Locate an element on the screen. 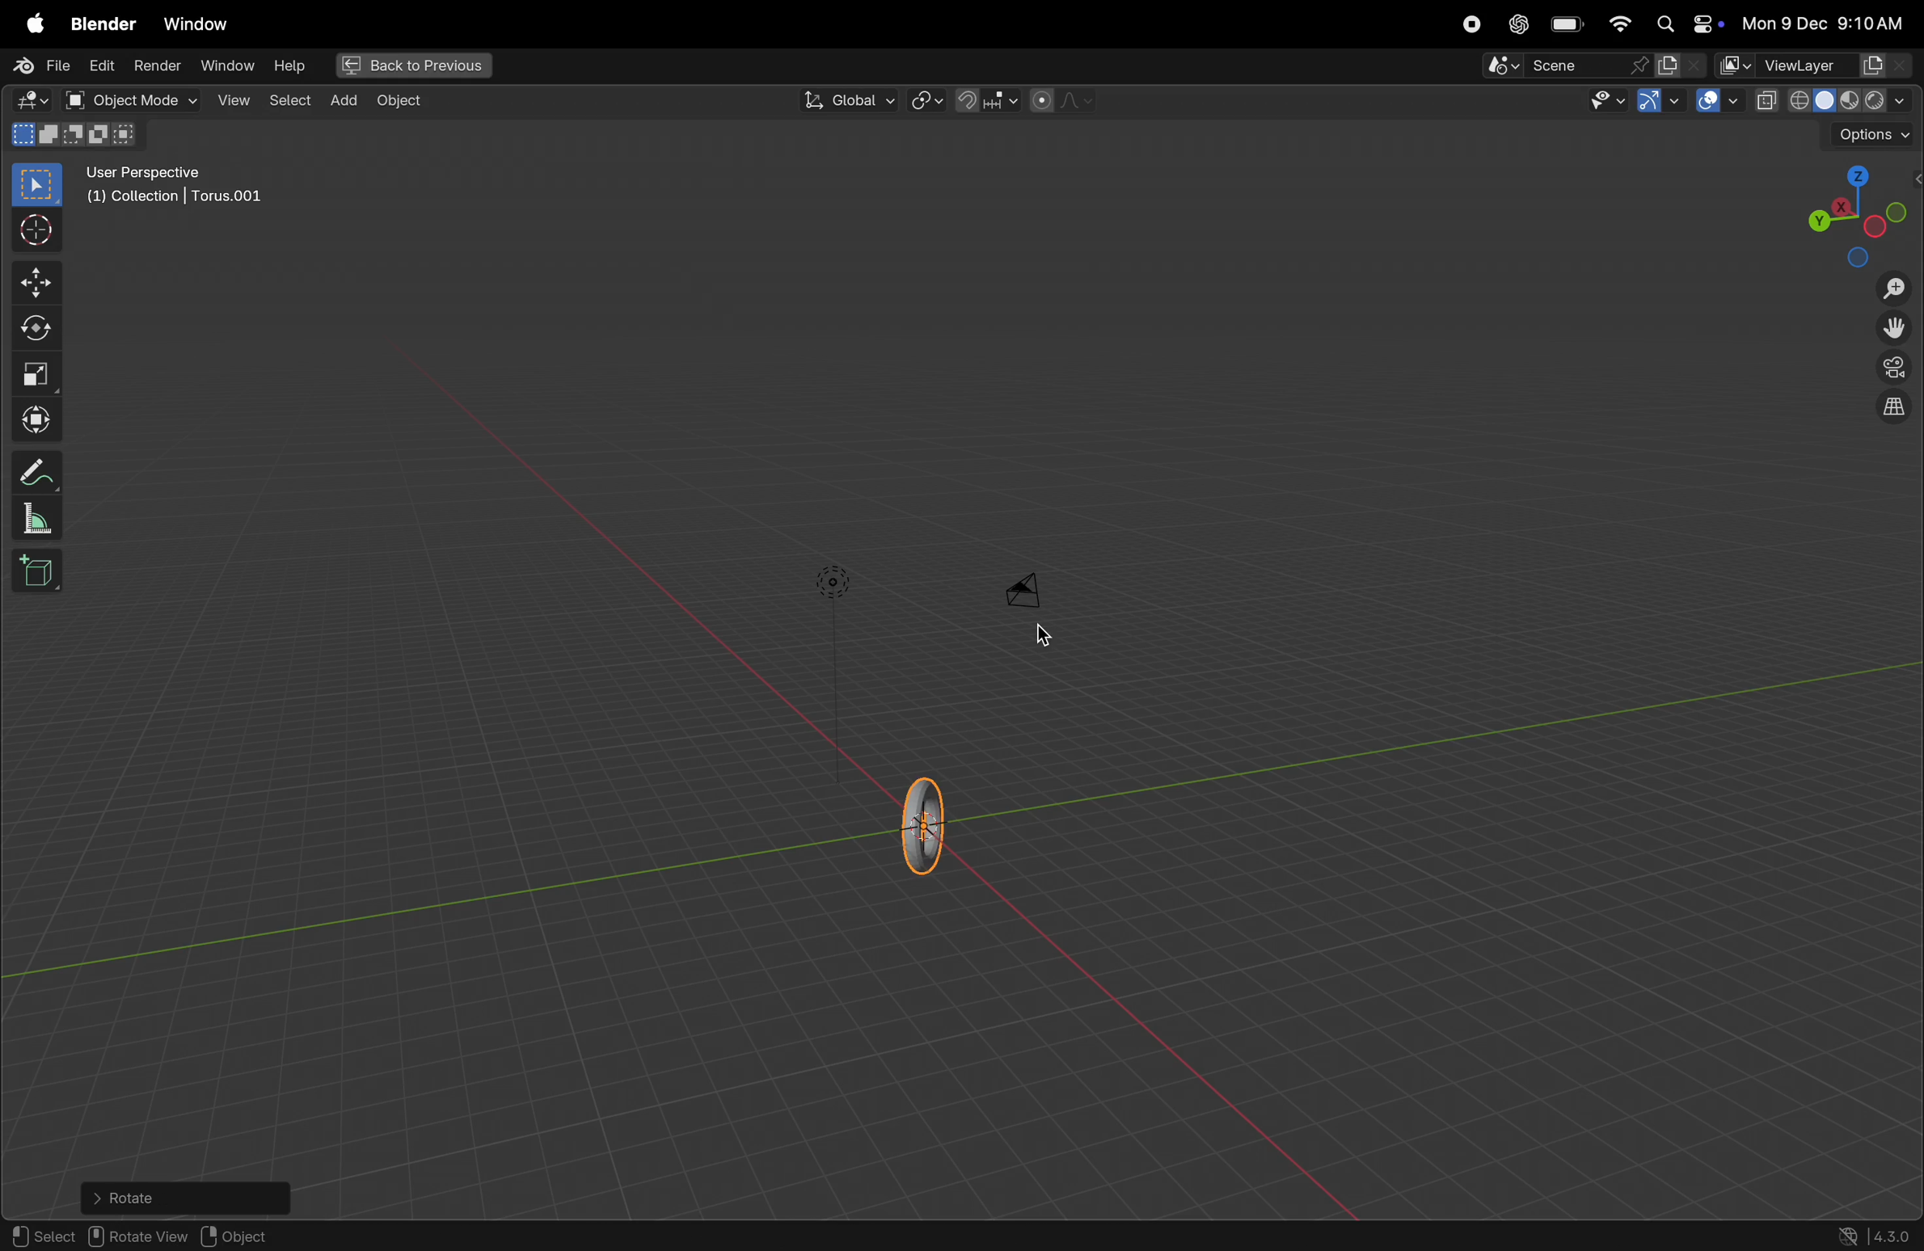 This screenshot has width=1924, height=1251. date and time is located at coordinates (1829, 23).